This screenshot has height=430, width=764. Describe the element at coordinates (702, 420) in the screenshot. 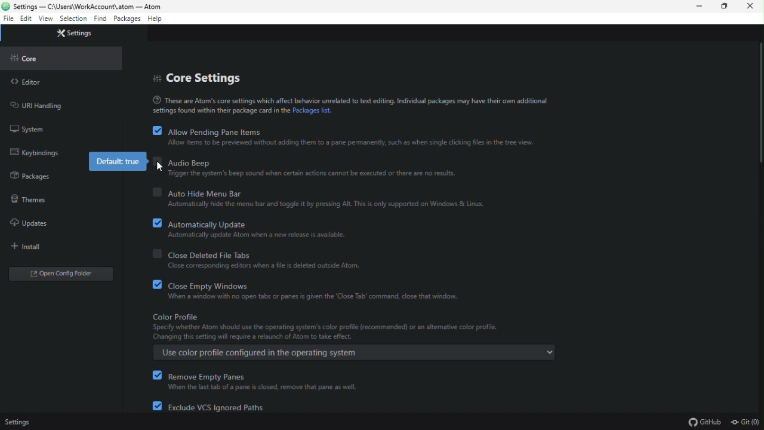

I see `GitHub` at that location.